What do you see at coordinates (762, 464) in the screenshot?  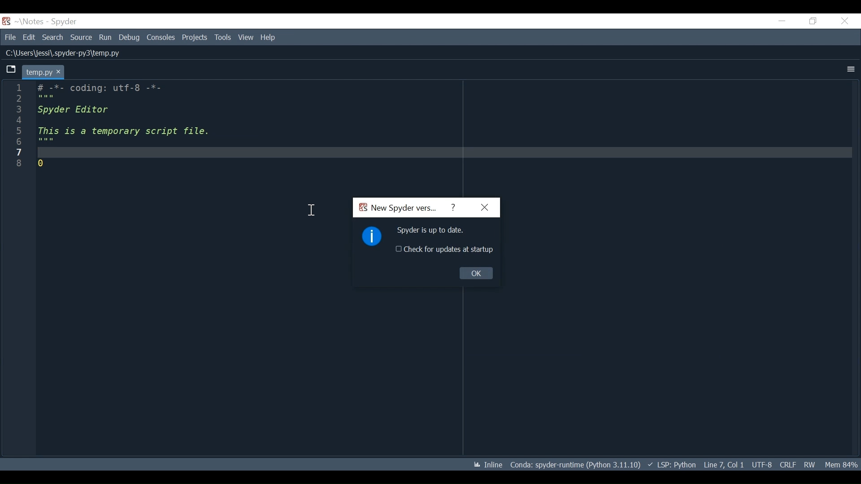 I see `UTF: 8` at bounding box center [762, 464].